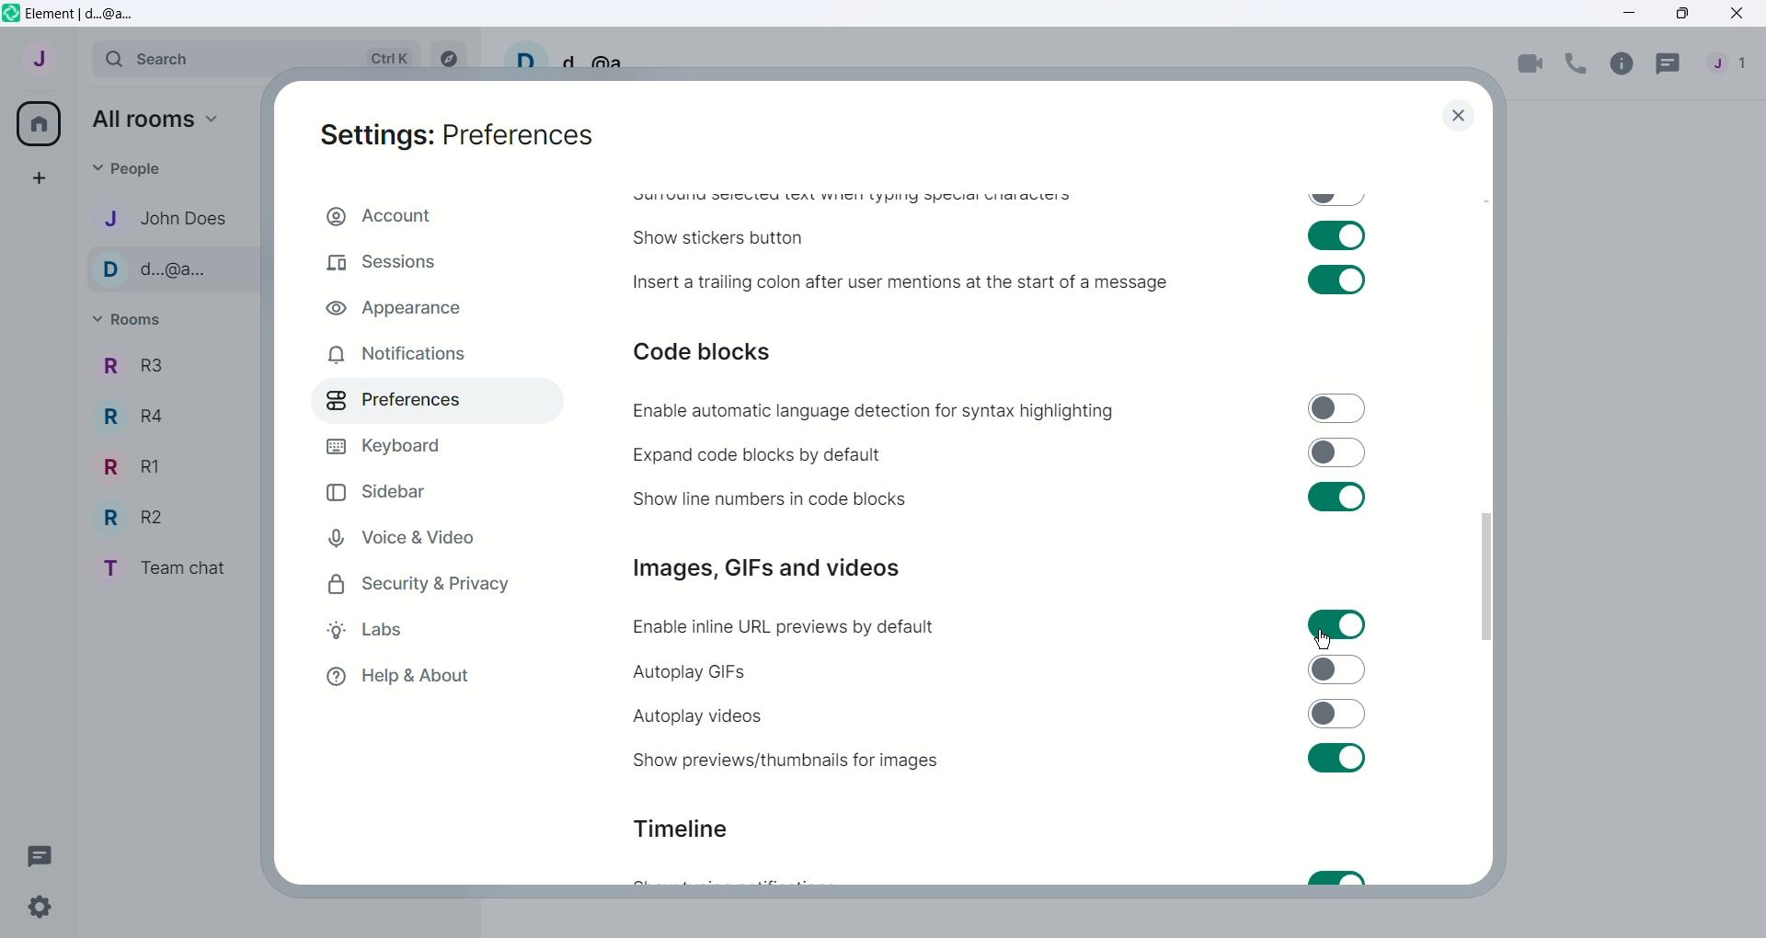 This screenshot has height=938, width=1766. What do you see at coordinates (132, 320) in the screenshot?
I see `Rooms` at bounding box center [132, 320].